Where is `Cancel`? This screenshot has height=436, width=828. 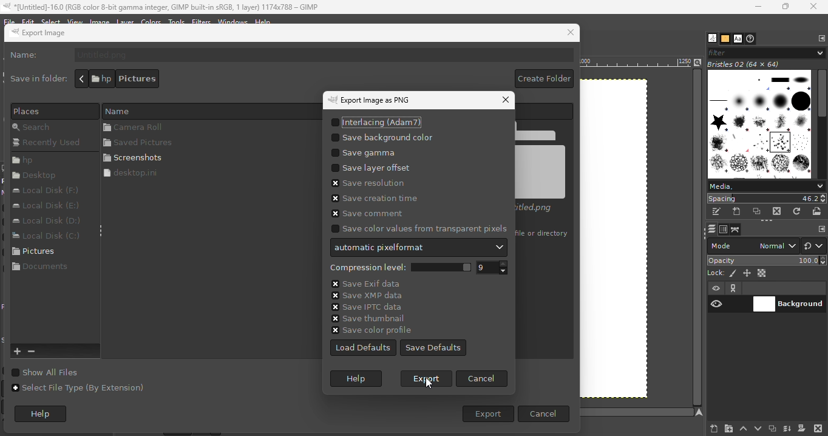 Cancel is located at coordinates (544, 414).